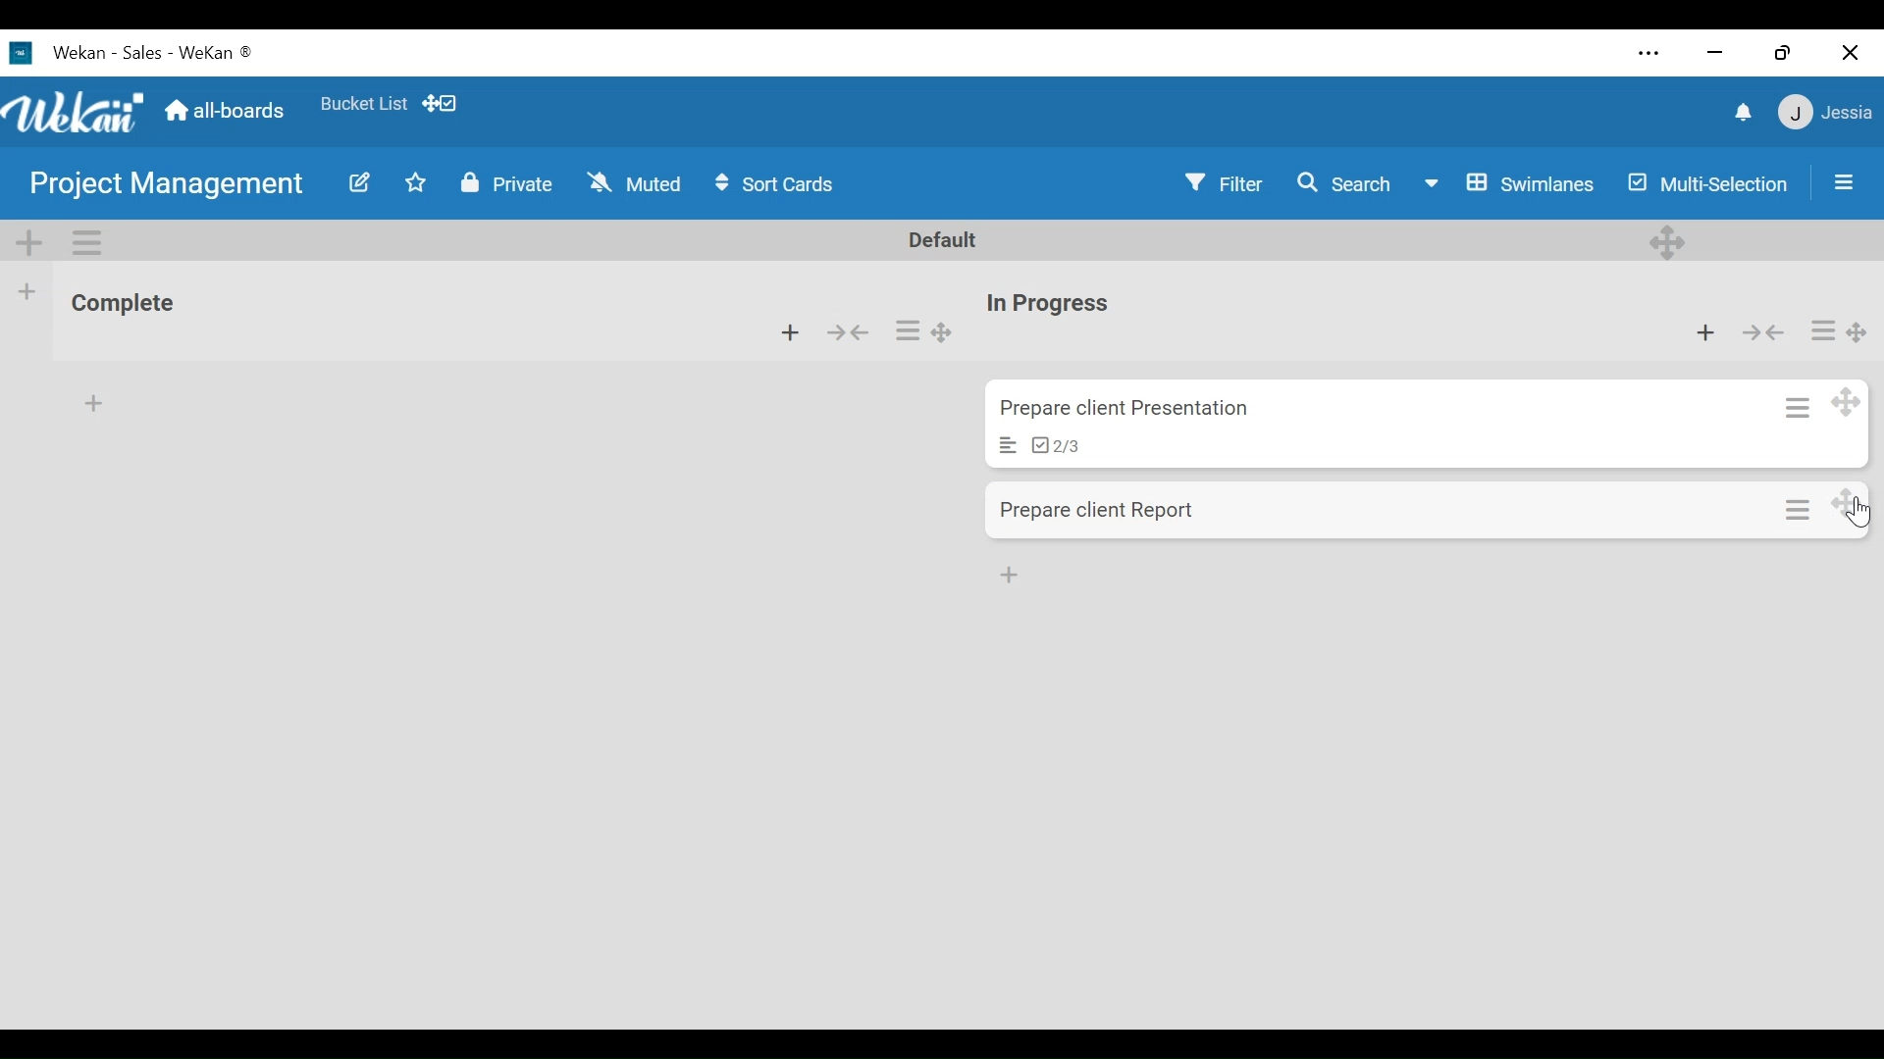 Image resolution: width=1884 pixels, height=1059 pixels. What do you see at coordinates (1347, 185) in the screenshot?
I see `Search` at bounding box center [1347, 185].